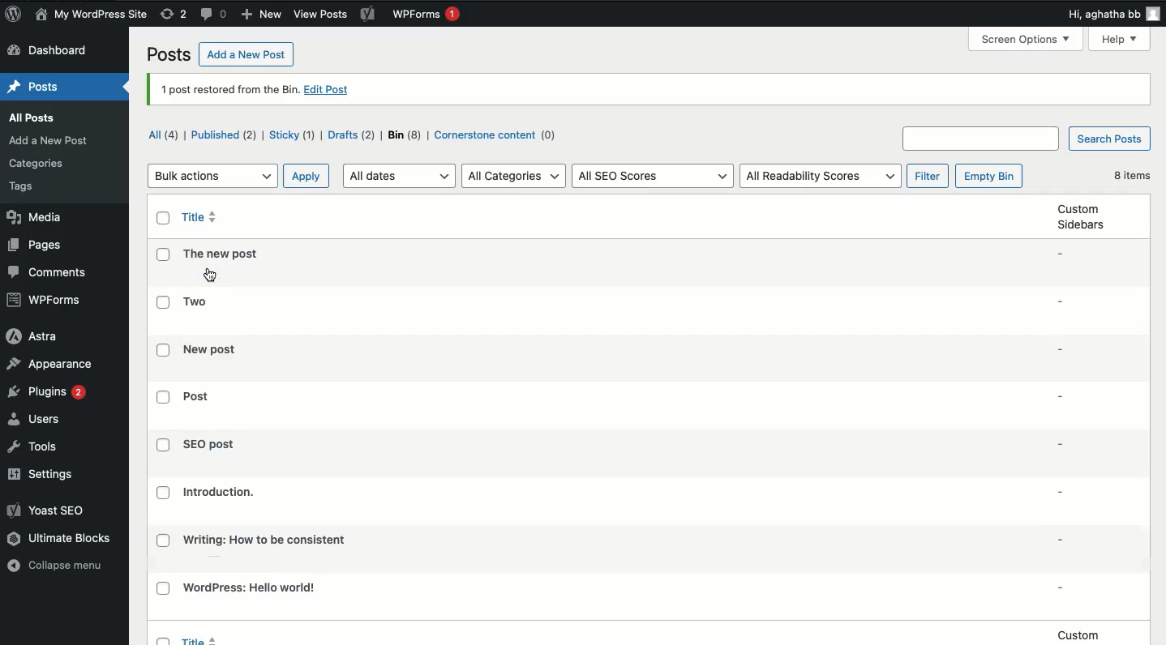 The width and height of the screenshot is (1166, 645). I want to click on Cornerstone content, so click(495, 135).